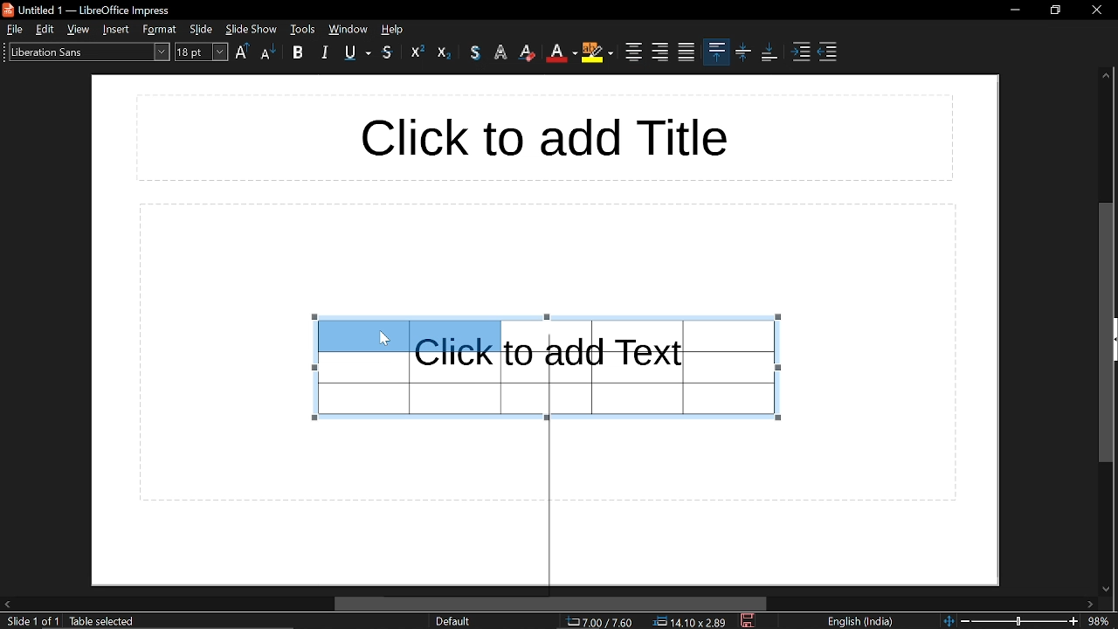  Describe the element at coordinates (1114, 340) in the screenshot. I see `expand sidebar` at that location.